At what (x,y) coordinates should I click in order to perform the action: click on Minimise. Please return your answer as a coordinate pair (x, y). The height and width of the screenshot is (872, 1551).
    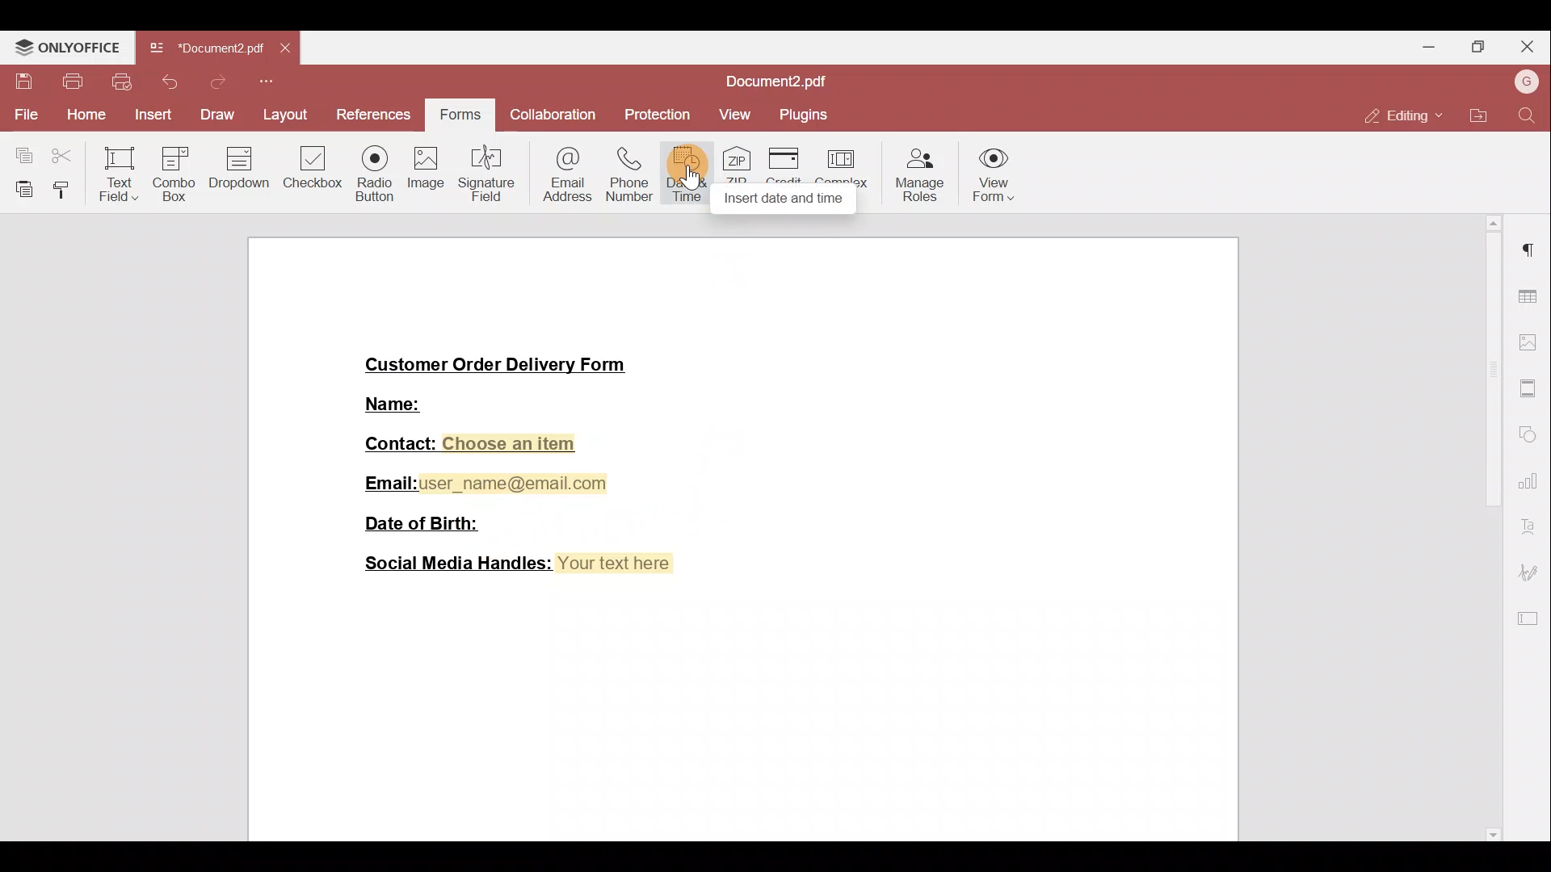
    Looking at the image, I should click on (1428, 49).